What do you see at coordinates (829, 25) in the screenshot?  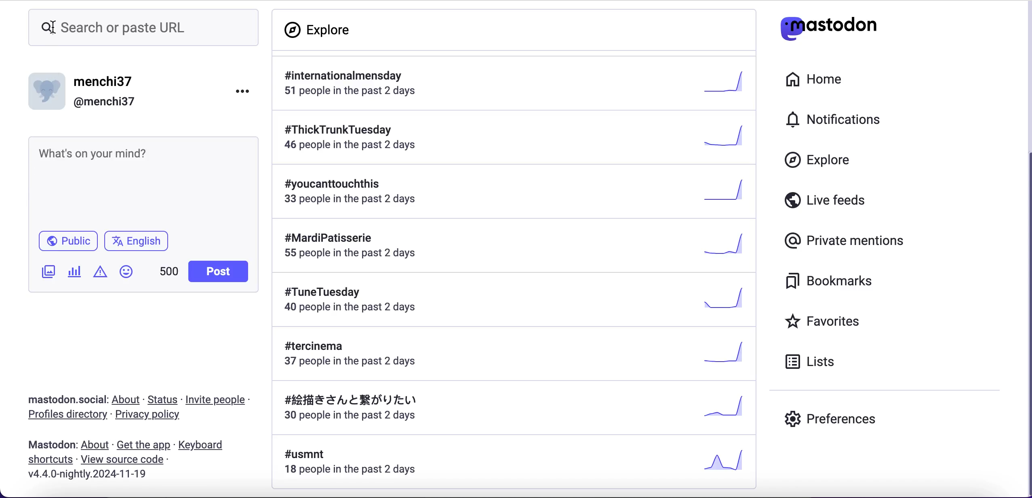 I see `mastodon logo` at bounding box center [829, 25].